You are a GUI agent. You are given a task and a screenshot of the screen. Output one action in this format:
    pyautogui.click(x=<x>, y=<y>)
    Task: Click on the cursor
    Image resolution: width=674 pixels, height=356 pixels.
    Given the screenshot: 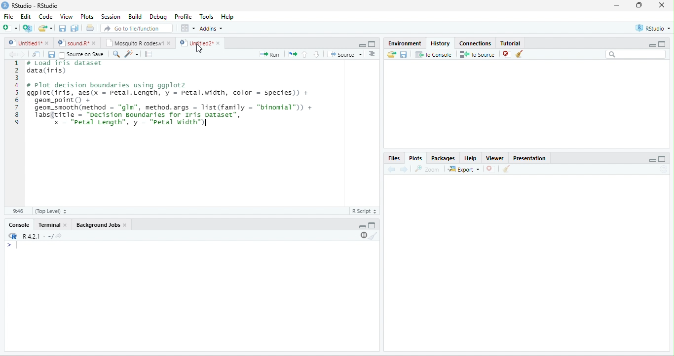 What is the action you would take?
    pyautogui.click(x=199, y=49)
    